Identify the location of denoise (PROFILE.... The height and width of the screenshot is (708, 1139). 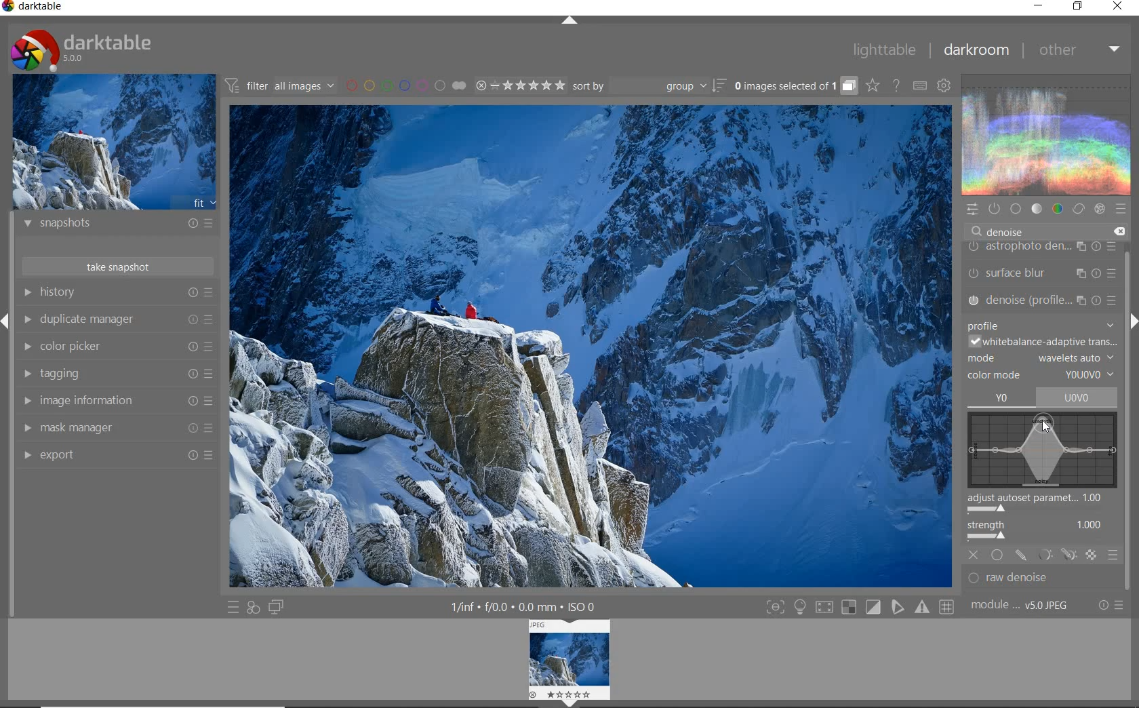
(1043, 298).